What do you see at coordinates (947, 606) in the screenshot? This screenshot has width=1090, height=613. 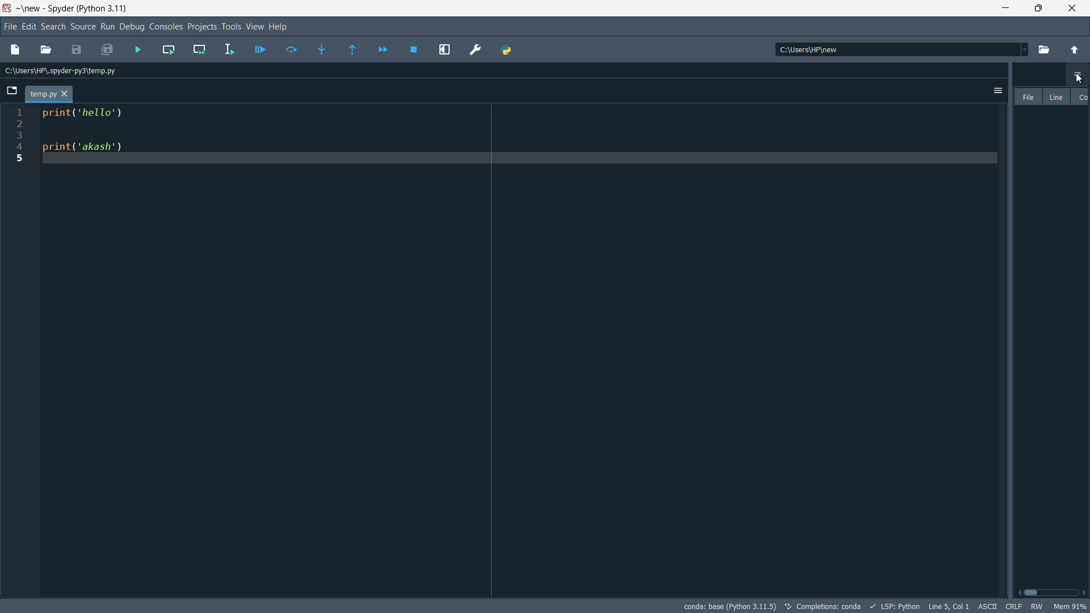 I see `cursor position` at bounding box center [947, 606].